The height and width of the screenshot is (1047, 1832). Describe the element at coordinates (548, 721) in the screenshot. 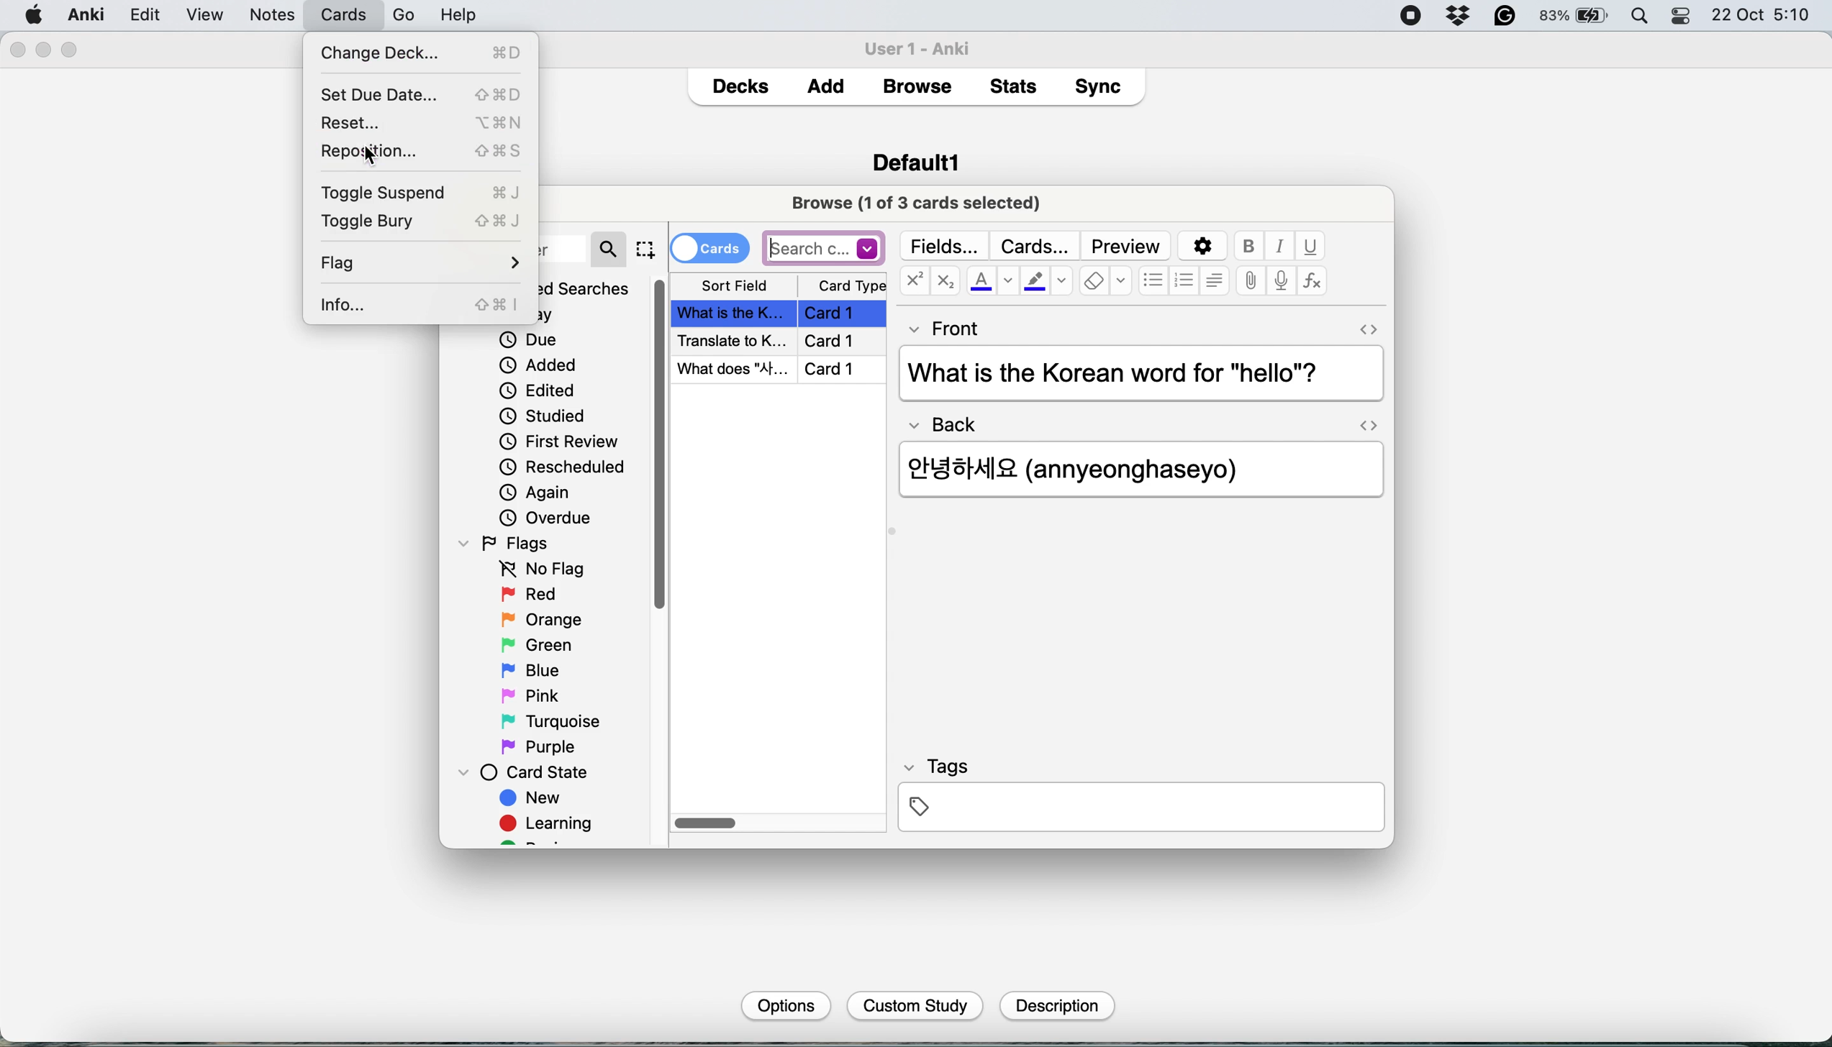

I see `turquiose` at that location.